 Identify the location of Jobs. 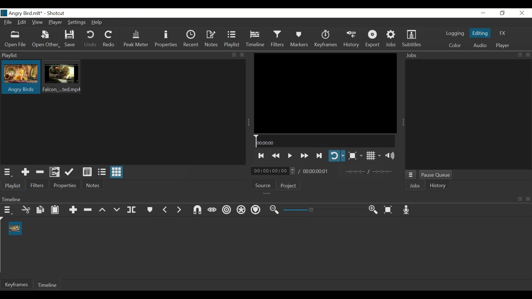
(392, 39).